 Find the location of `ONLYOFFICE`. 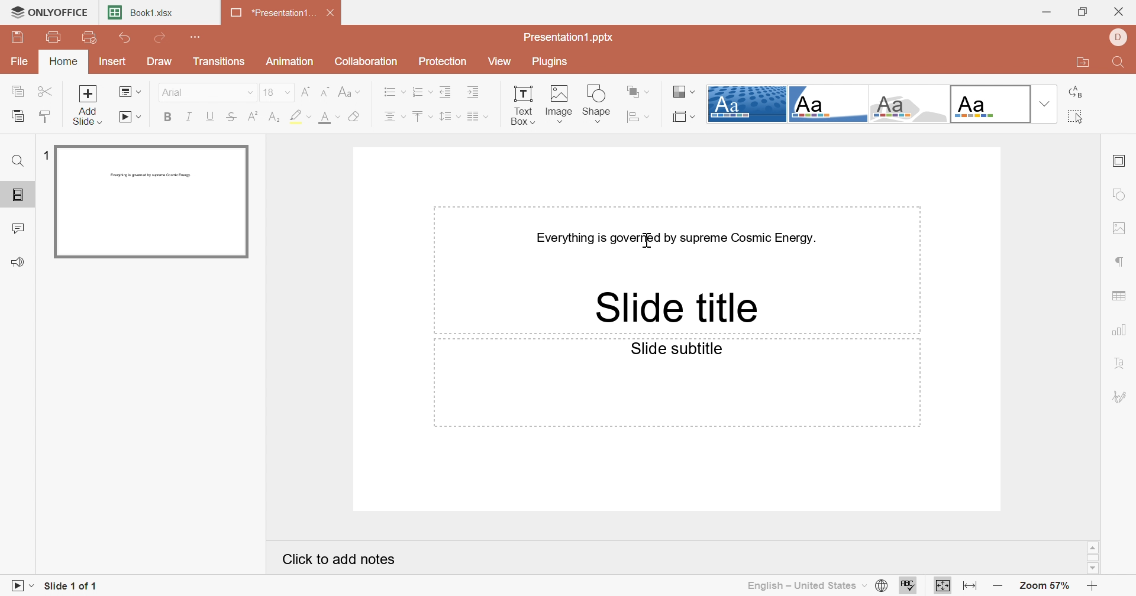

ONLYOFFICE is located at coordinates (51, 13).